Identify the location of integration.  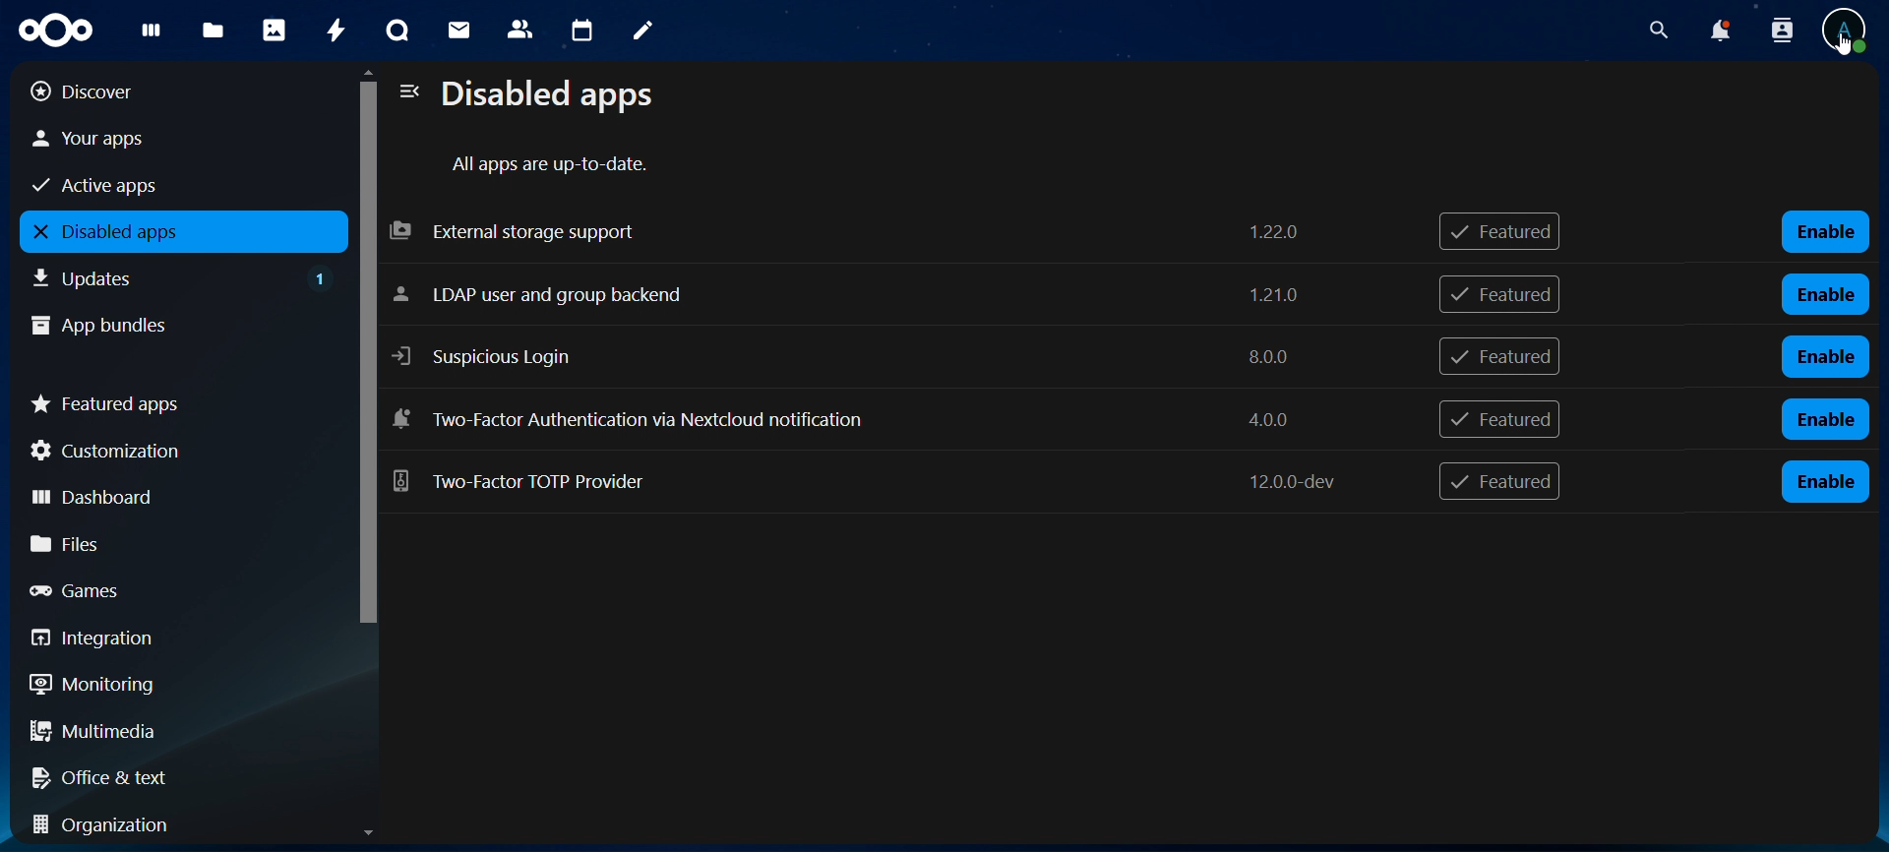
(169, 639).